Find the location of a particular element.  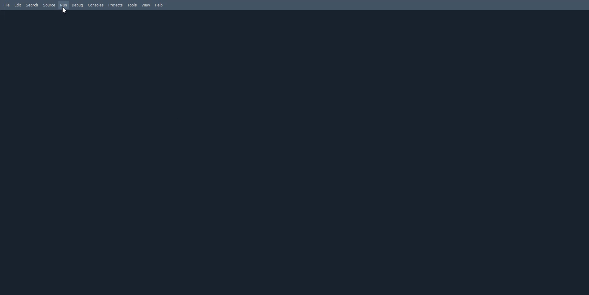

Search is located at coordinates (32, 5).